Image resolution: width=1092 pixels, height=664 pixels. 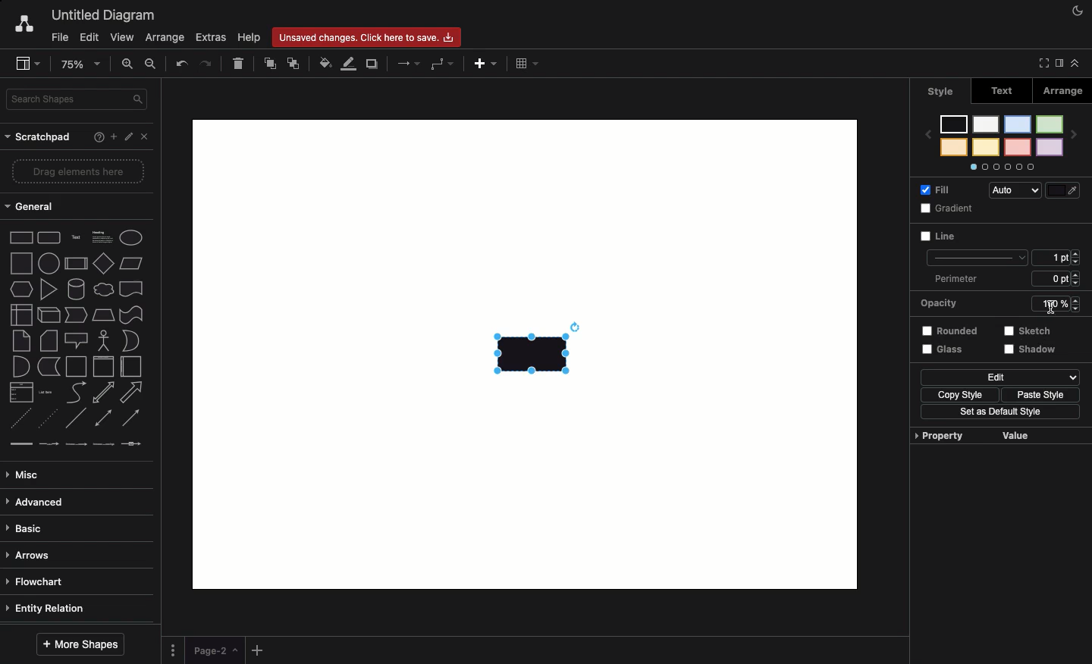 What do you see at coordinates (1057, 305) in the screenshot?
I see `100%` at bounding box center [1057, 305].